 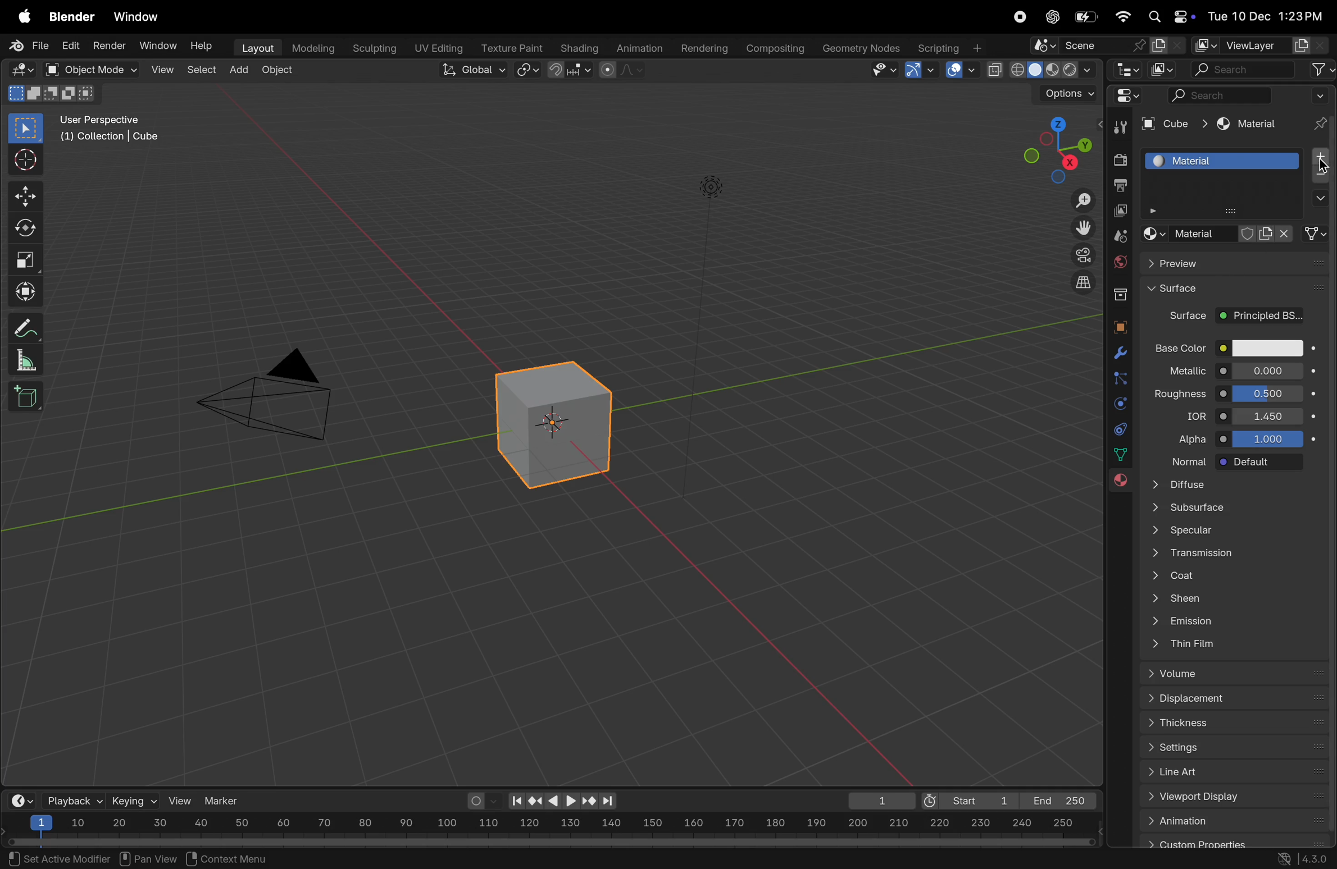 What do you see at coordinates (1231, 771) in the screenshot?
I see `list art` at bounding box center [1231, 771].